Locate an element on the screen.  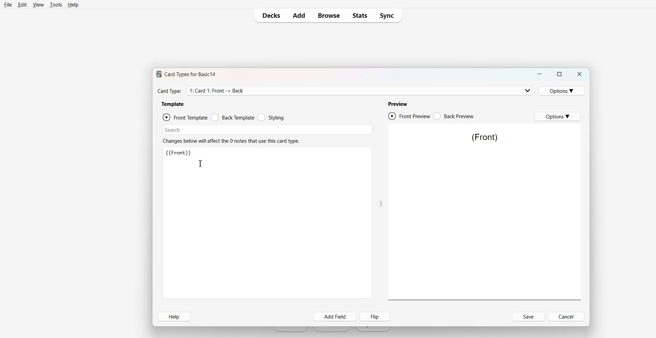
Software logo is located at coordinates (158, 74).